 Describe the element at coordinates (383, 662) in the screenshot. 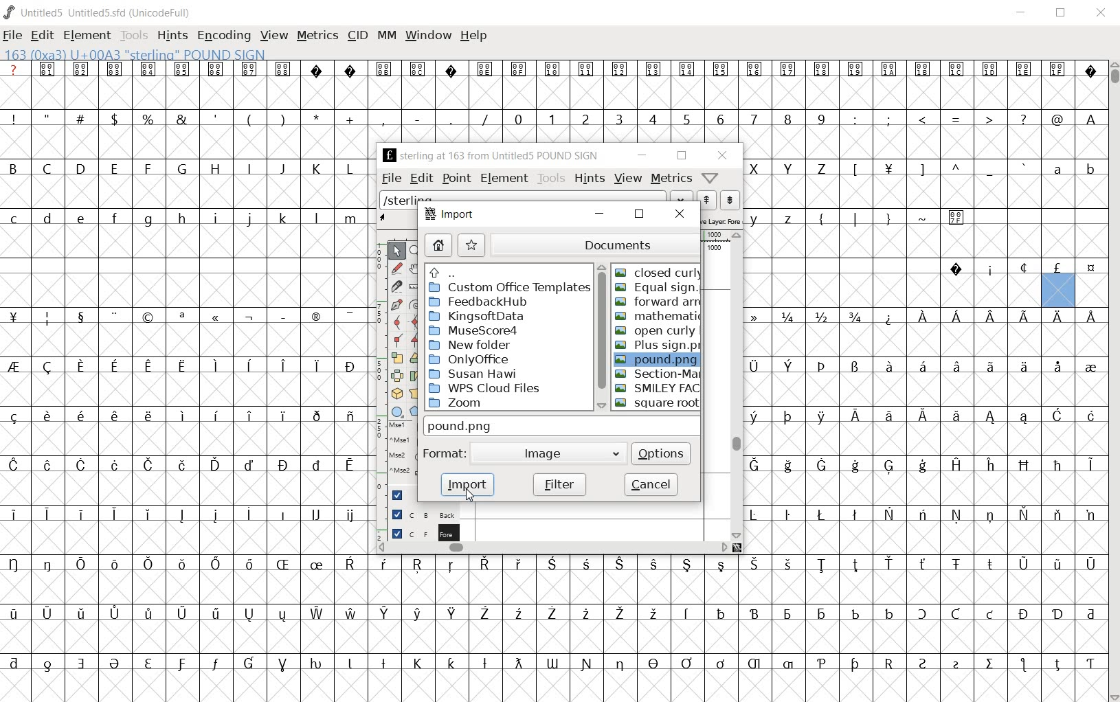

I see `Symbol` at that location.